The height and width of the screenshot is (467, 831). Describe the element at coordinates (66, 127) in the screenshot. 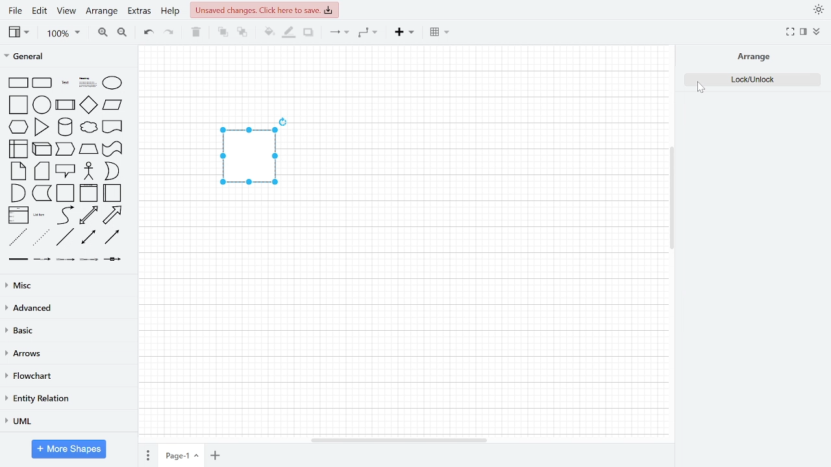

I see `cylinder` at that location.